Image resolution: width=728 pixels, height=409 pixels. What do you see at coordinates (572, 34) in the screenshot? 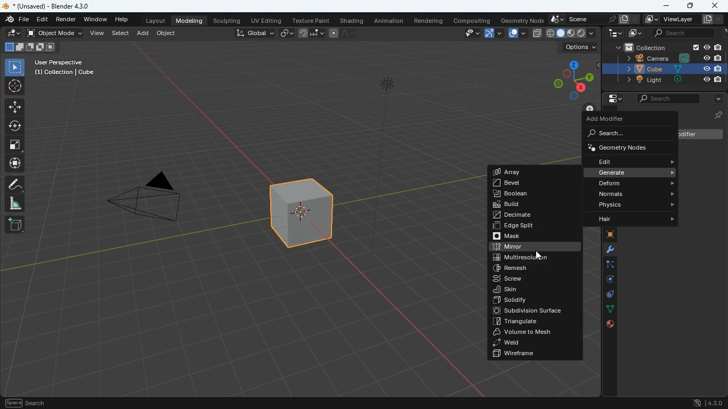
I see `image type` at bounding box center [572, 34].